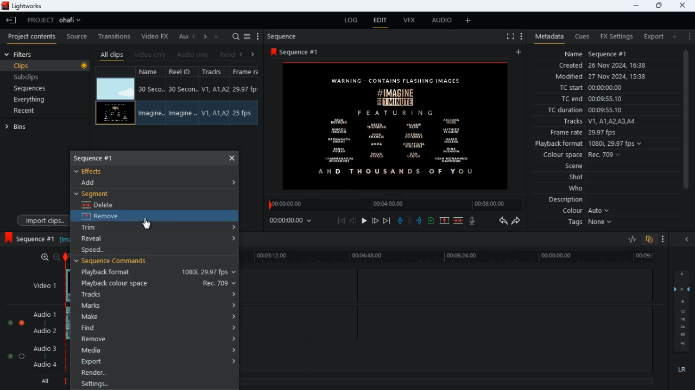 The height and width of the screenshot is (390, 695). I want to click on segment, so click(101, 193).